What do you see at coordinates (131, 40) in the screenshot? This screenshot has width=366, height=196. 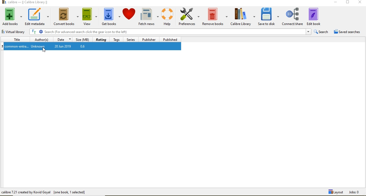 I see `series` at bounding box center [131, 40].